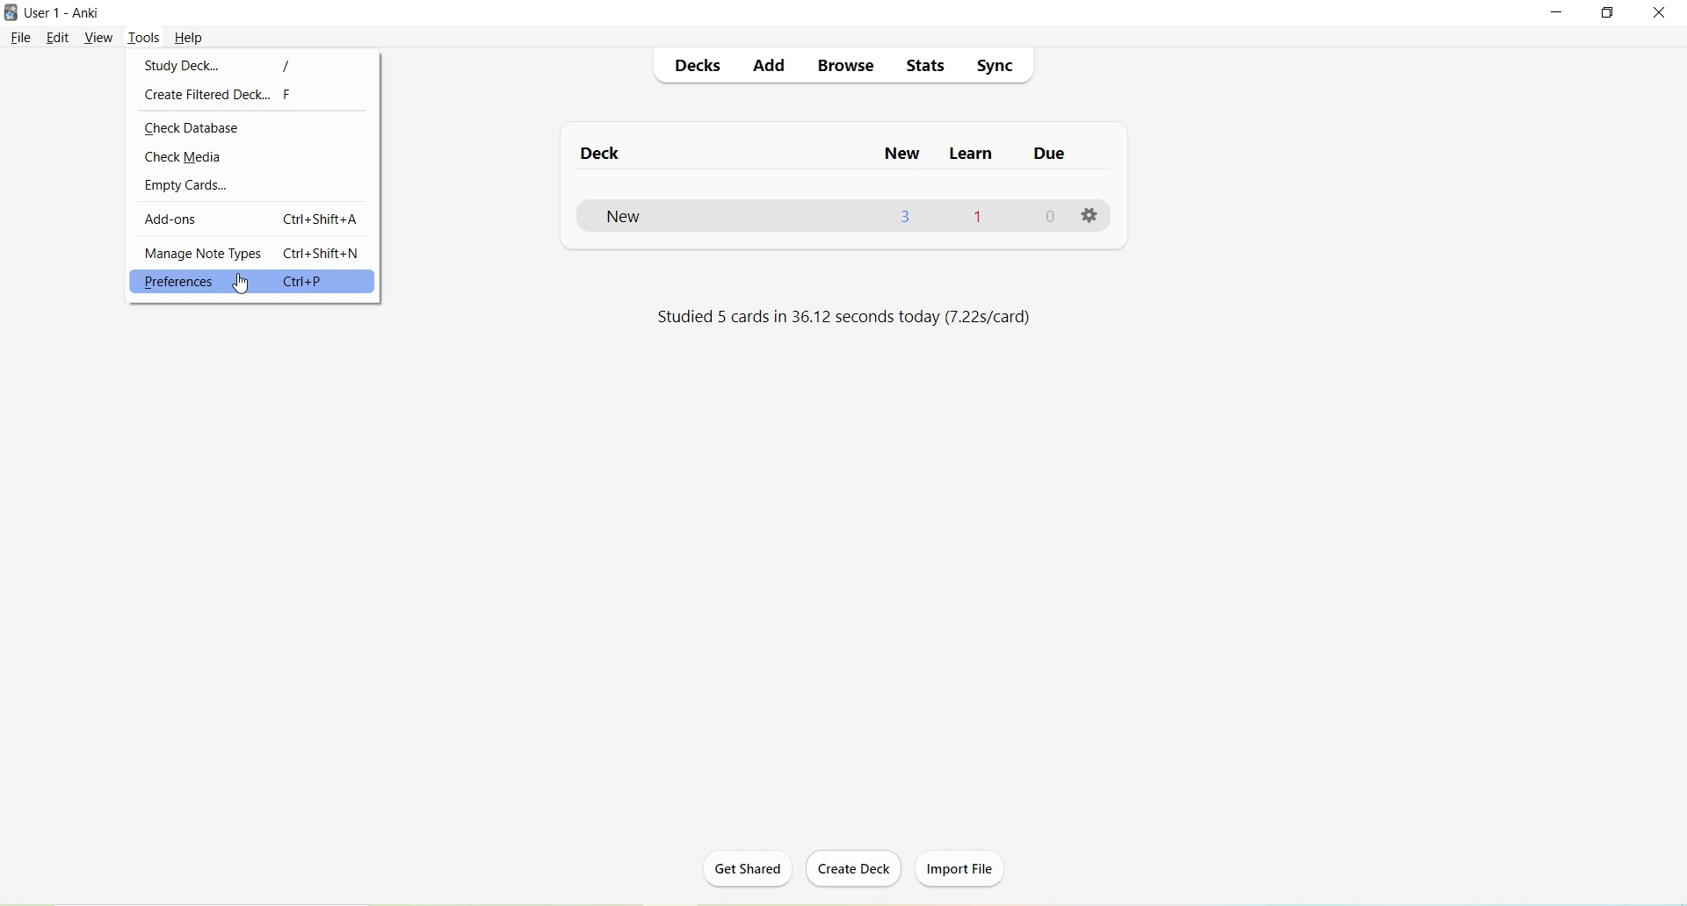 The height and width of the screenshot is (906, 1687). Describe the element at coordinates (323, 281) in the screenshot. I see `Ctrl+P` at that location.